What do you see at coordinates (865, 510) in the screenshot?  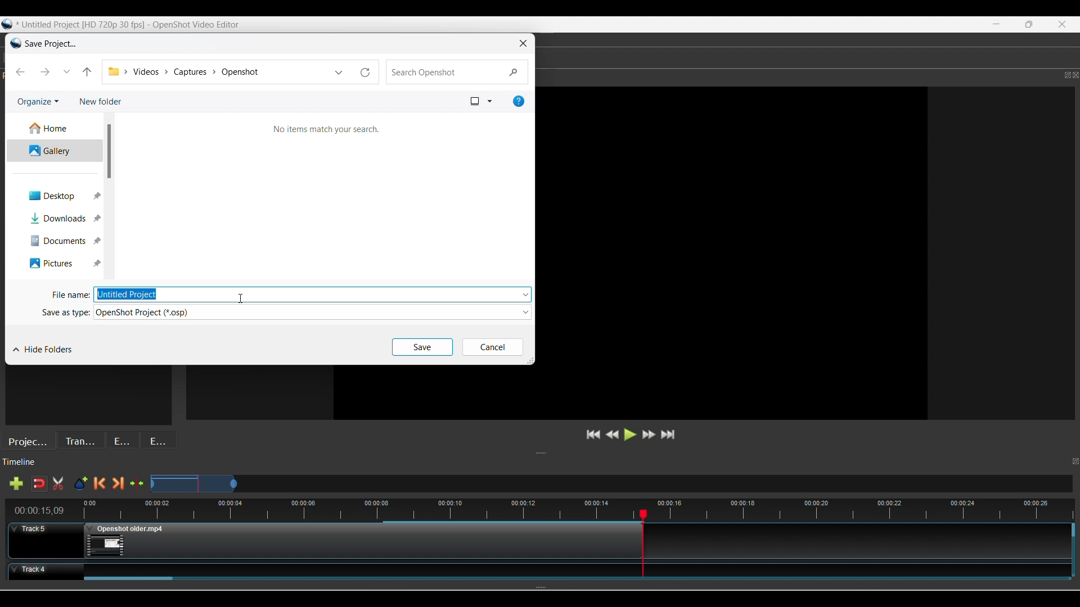 I see `time stamps for all frames` at bounding box center [865, 510].